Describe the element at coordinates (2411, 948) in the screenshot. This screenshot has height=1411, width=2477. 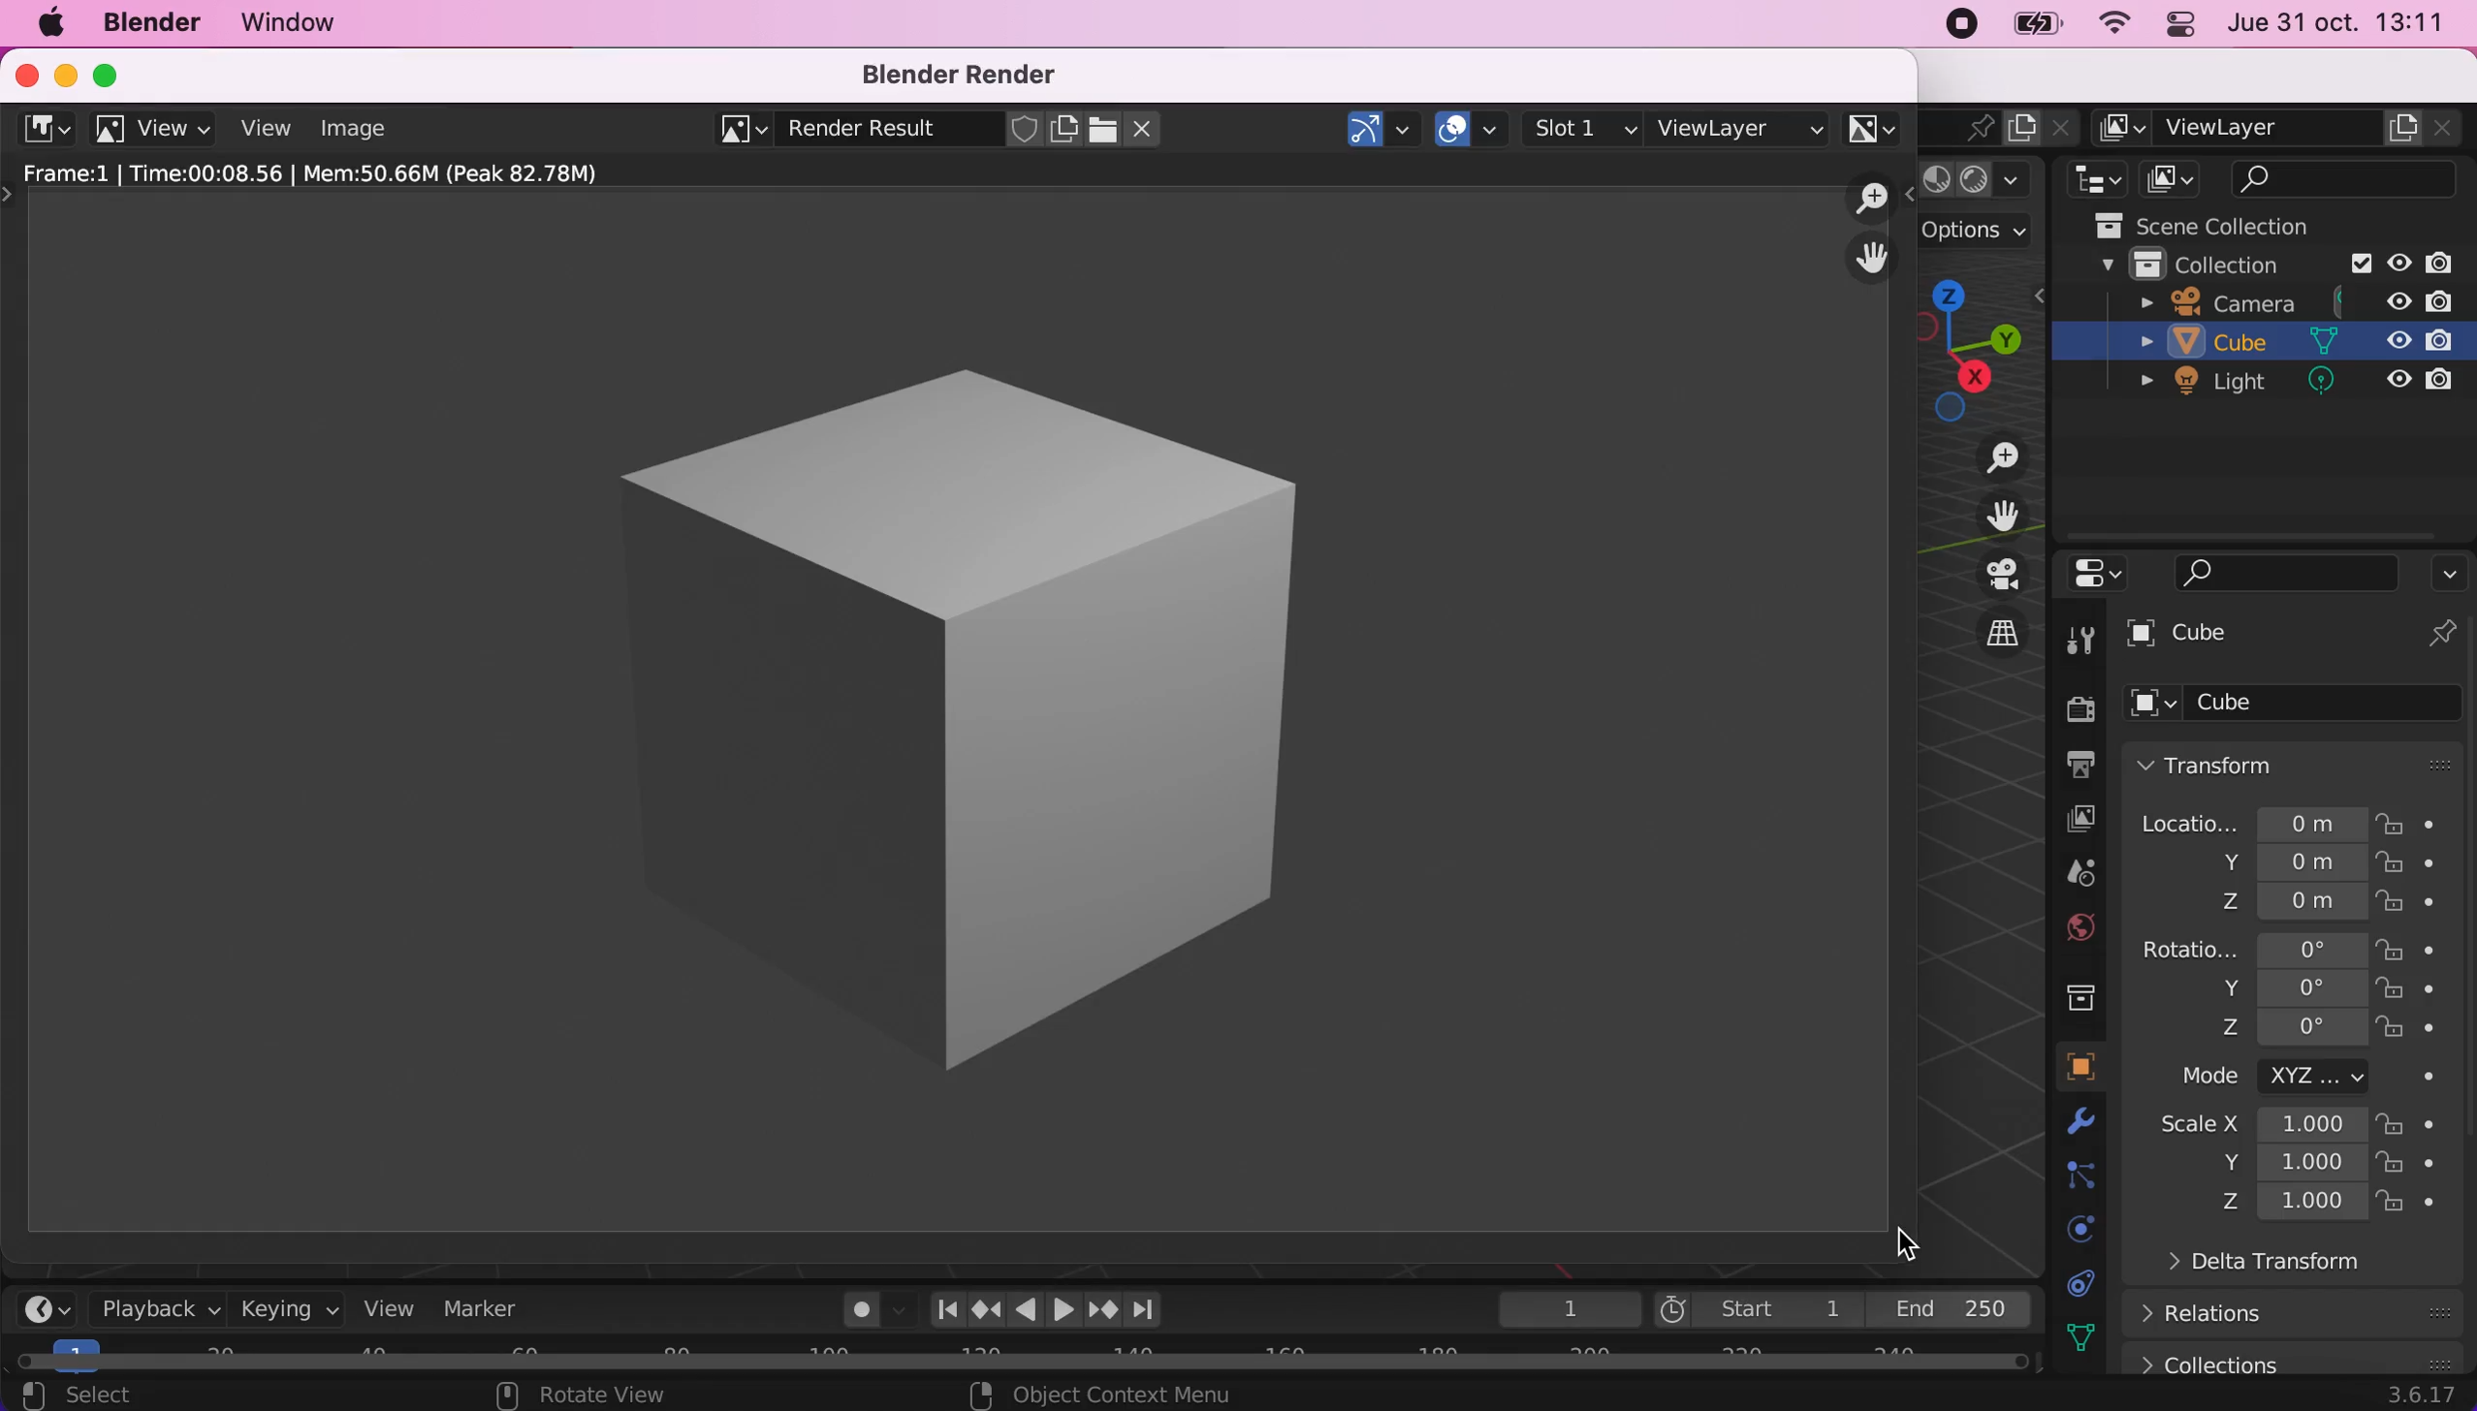
I see `lock` at that location.